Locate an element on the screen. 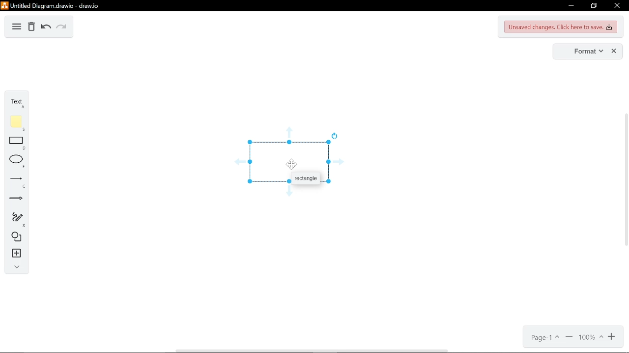  diagram is located at coordinates (17, 27).